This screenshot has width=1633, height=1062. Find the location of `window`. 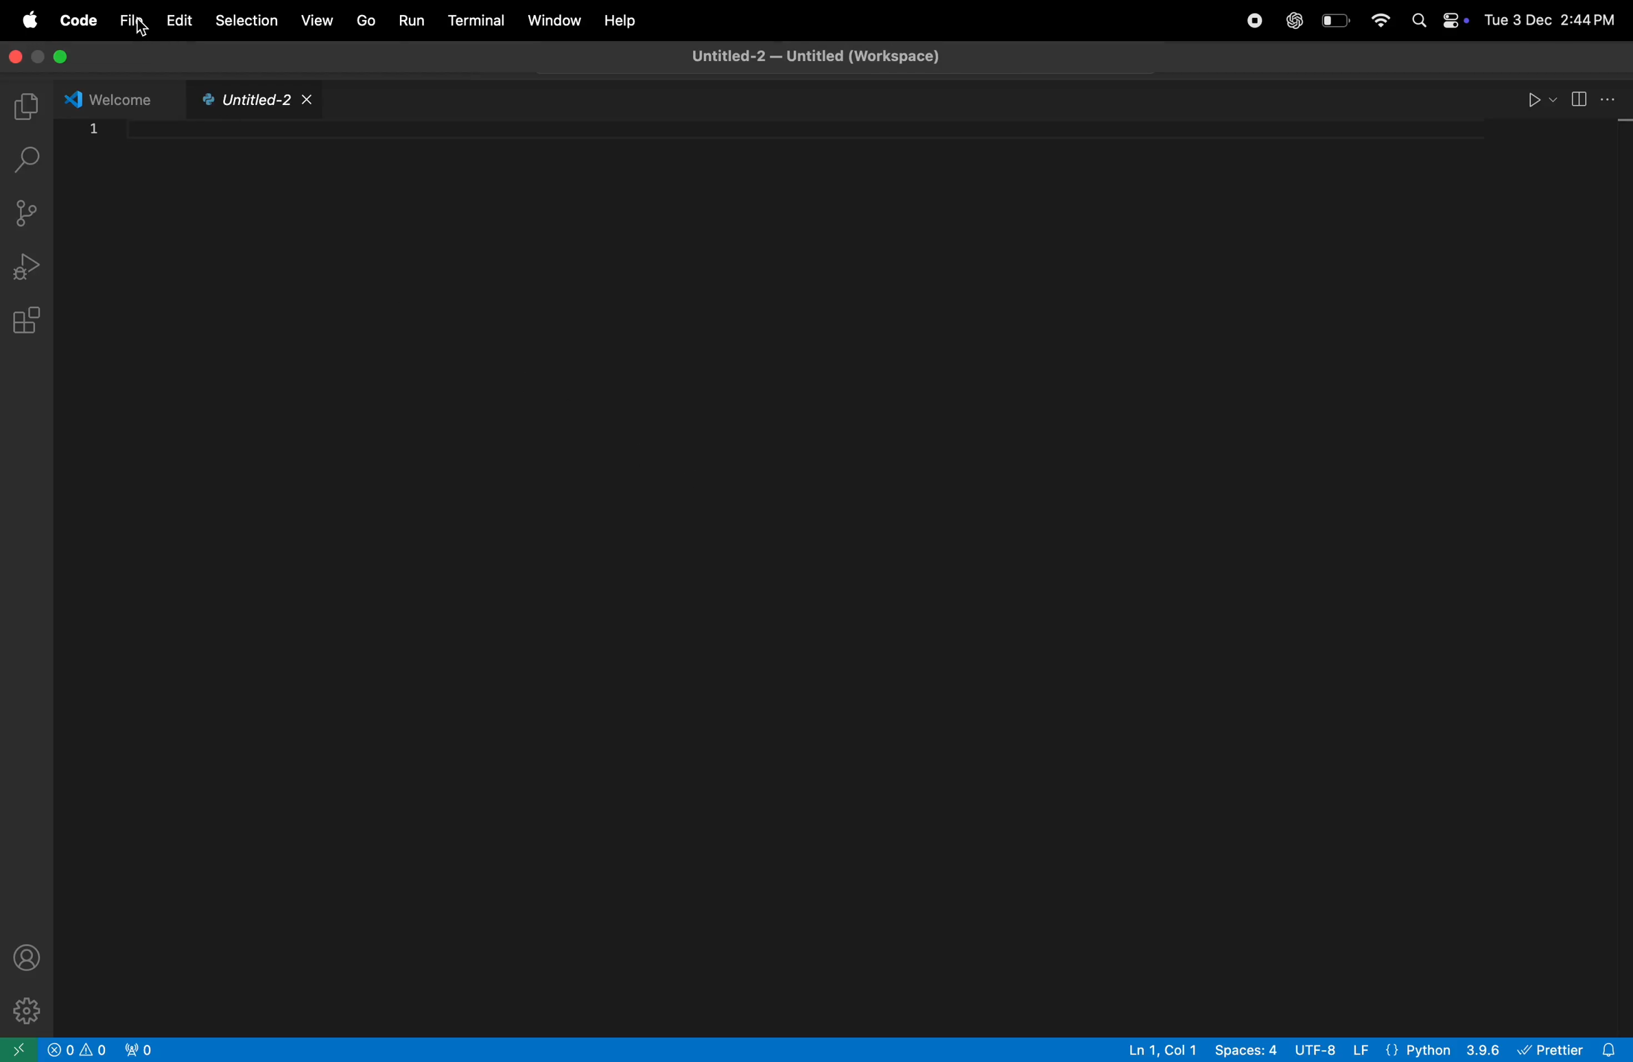

window is located at coordinates (552, 19).